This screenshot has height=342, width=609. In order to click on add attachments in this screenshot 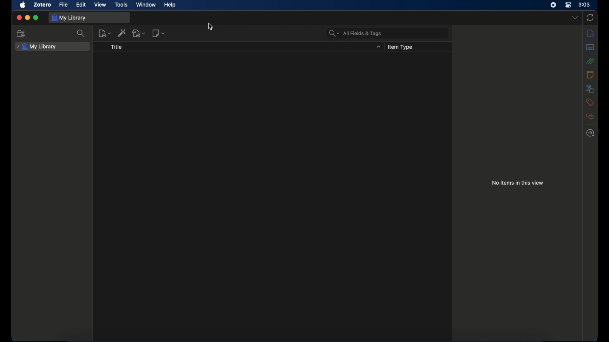, I will do `click(139, 34)`.